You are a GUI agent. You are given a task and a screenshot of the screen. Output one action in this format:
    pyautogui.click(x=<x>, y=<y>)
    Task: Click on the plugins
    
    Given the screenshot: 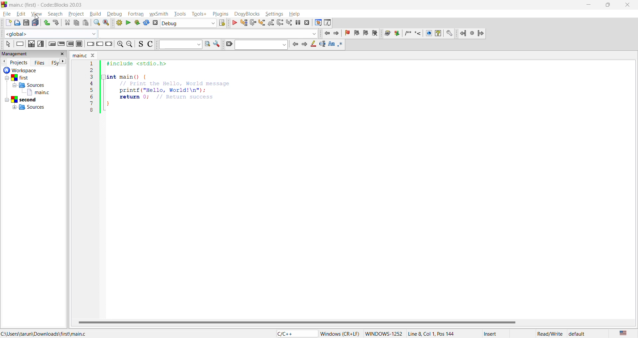 What is the action you would take?
    pyautogui.click(x=220, y=14)
    